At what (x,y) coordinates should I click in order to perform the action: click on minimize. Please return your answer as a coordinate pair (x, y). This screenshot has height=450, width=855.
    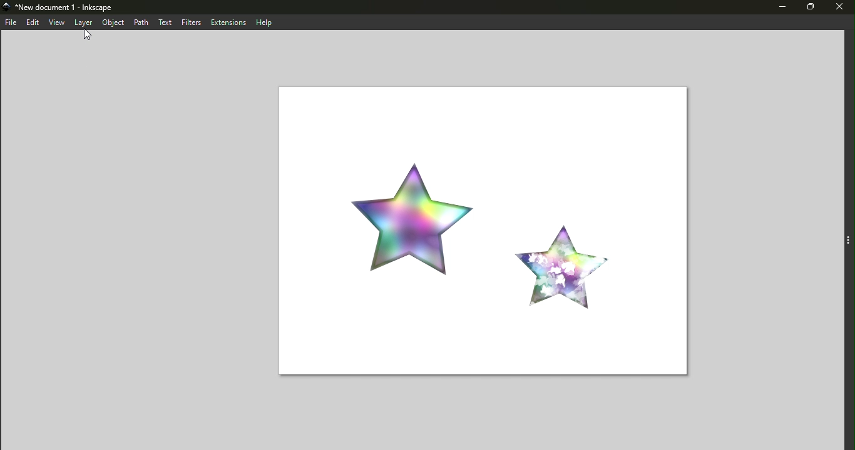
    Looking at the image, I should click on (782, 7).